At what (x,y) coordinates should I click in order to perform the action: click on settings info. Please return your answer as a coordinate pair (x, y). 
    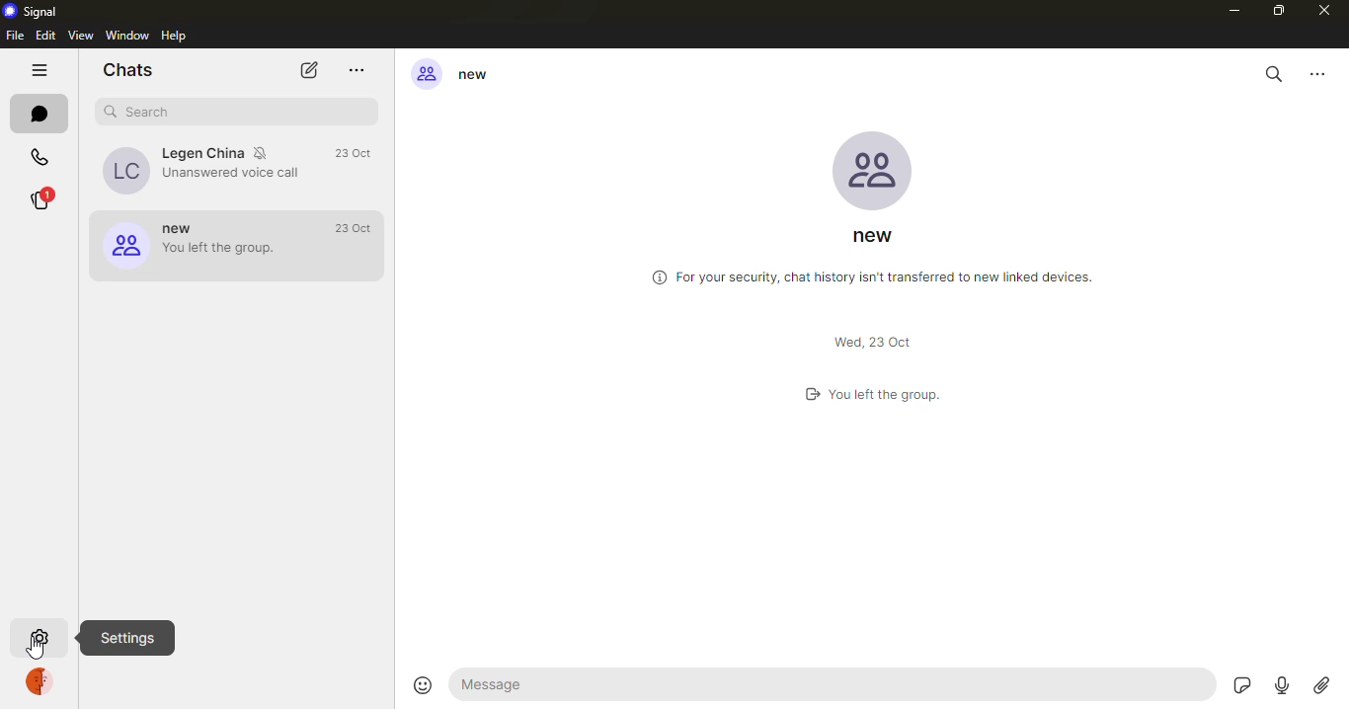
    Looking at the image, I should click on (127, 638).